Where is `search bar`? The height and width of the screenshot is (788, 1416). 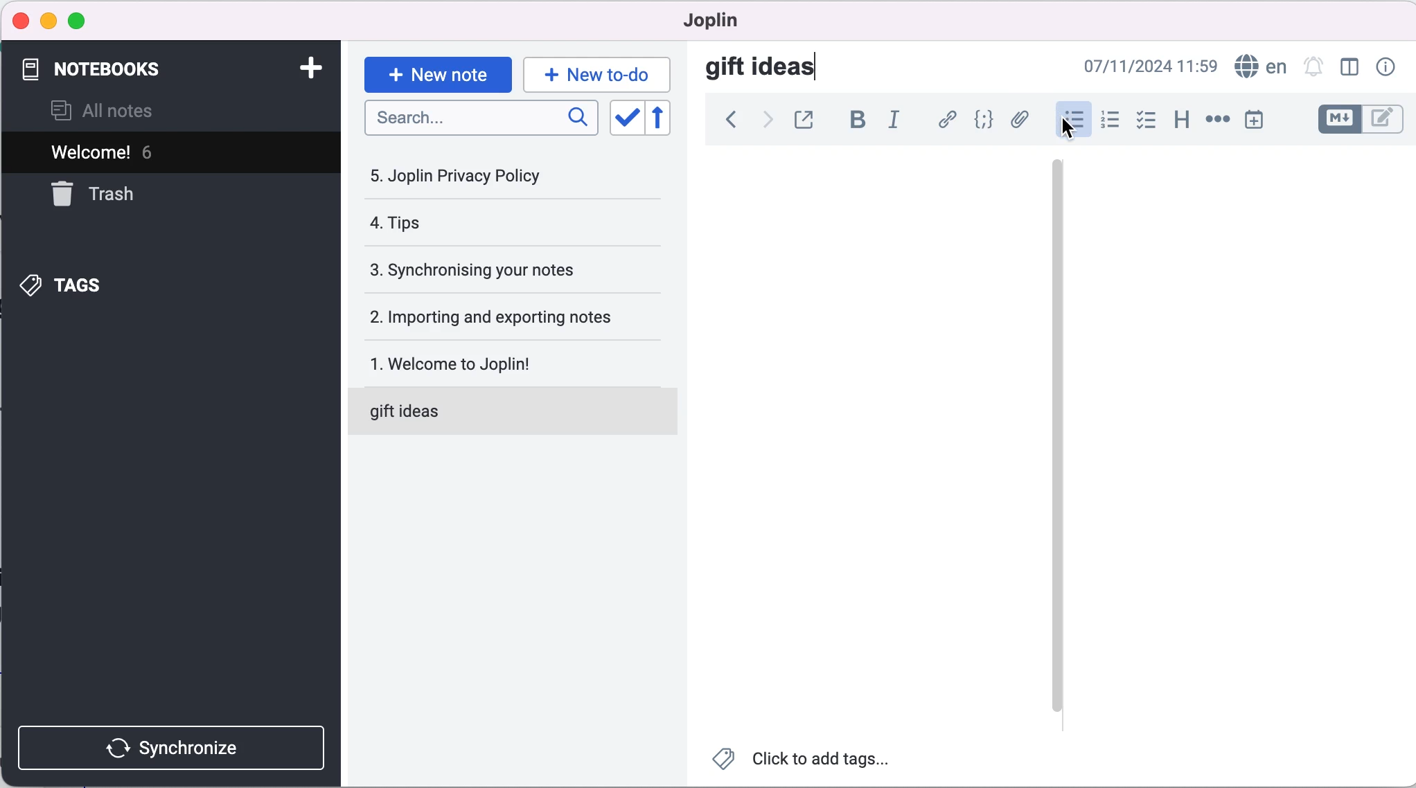 search bar is located at coordinates (479, 119).